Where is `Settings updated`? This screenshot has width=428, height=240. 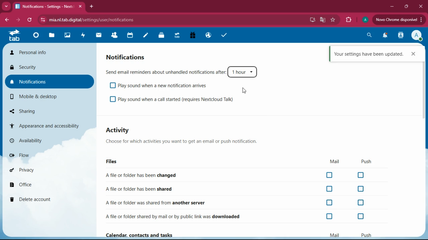
Settings updated is located at coordinates (367, 55).